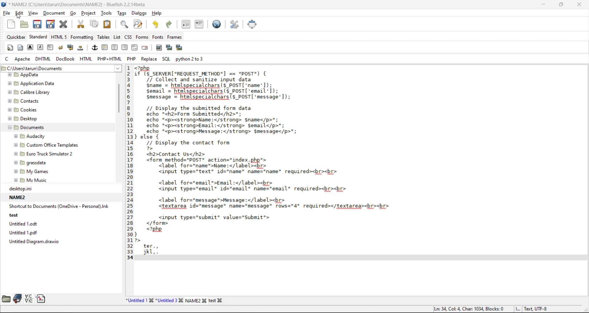  Describe the element at coordinates (141, 24) in the screenshot. I see `find and replace` at that location.